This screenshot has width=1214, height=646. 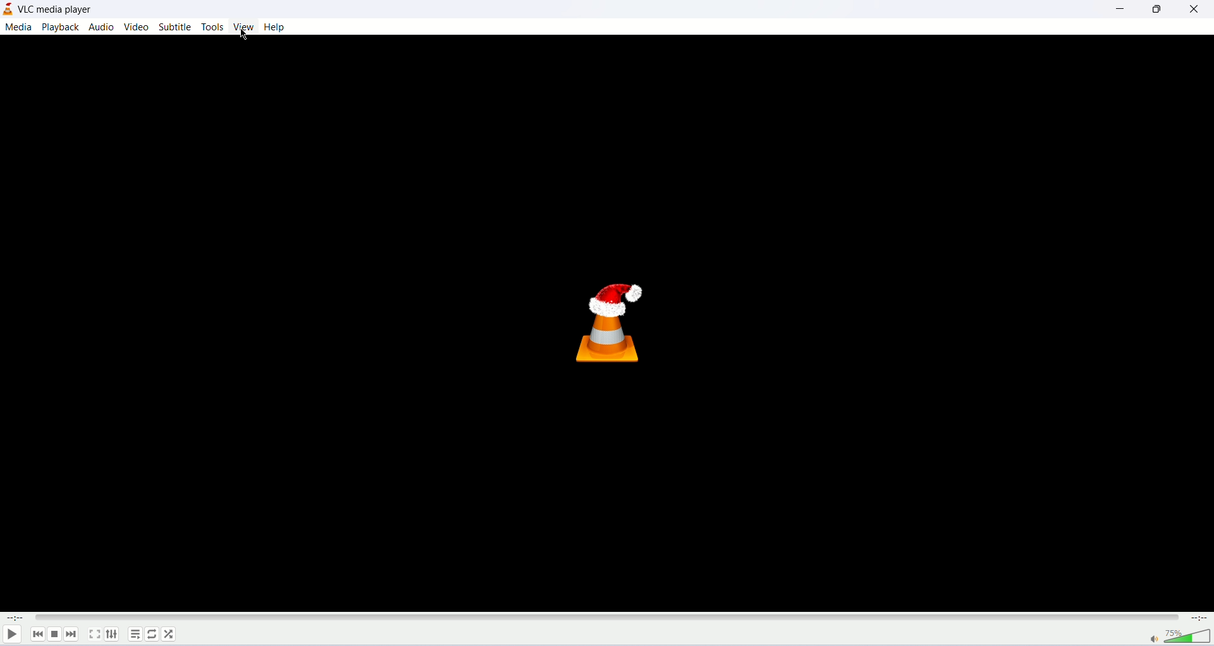 What do you see at coordinates (176, 27) in the screenshot?
I see `subtitle` at bounding box center [176, 27].